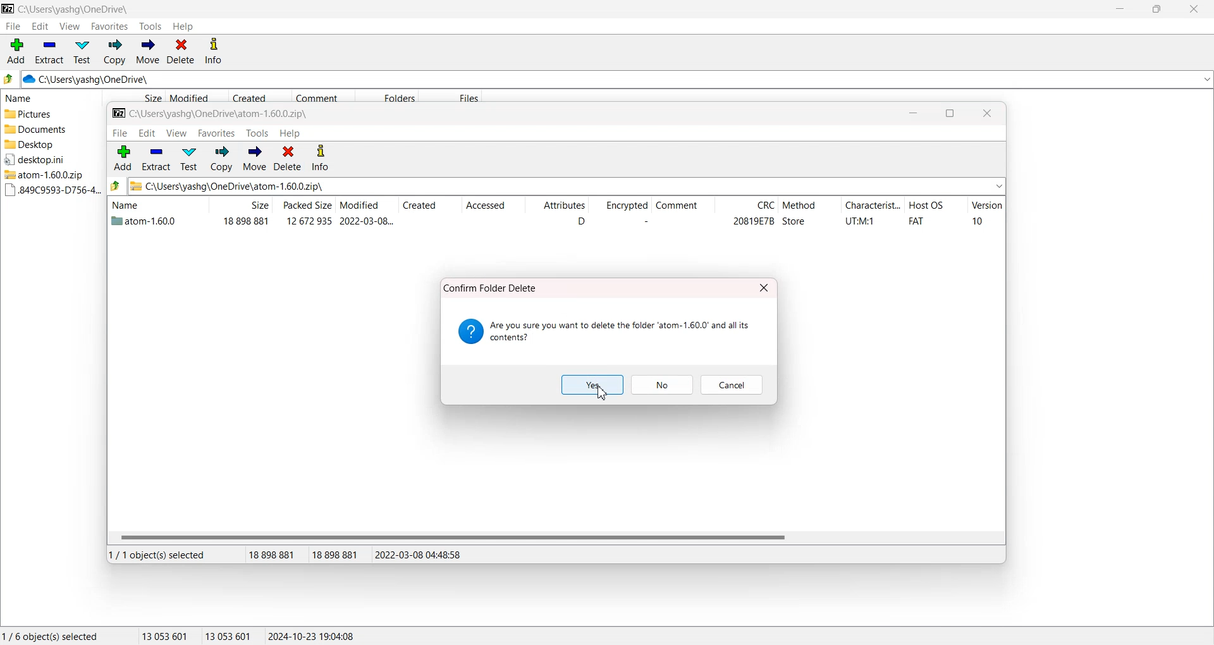 The height and width of the screenshot is (645, 1214). Describe the element at coordinates (261, 97) in the screenshot. I see `Created Date` at that location.